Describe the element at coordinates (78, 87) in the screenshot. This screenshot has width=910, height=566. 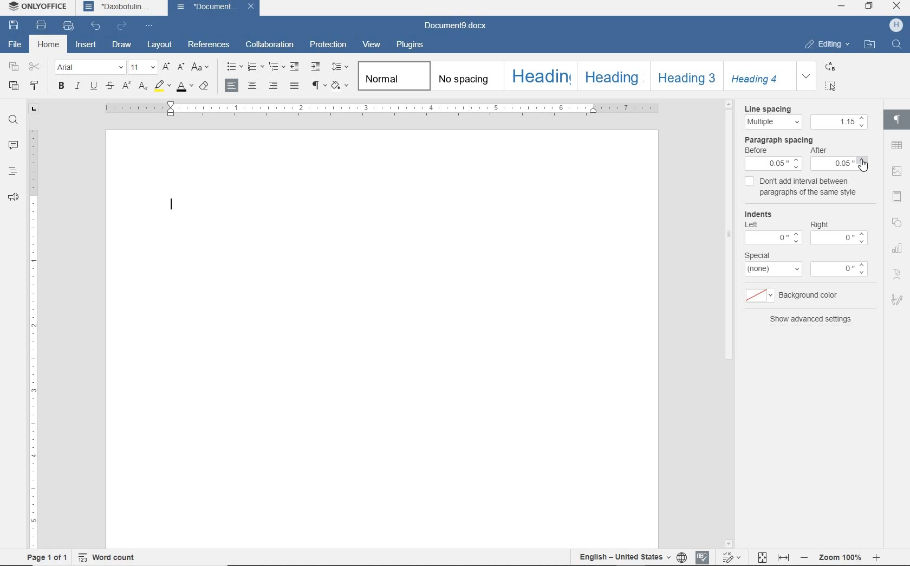
I see `italic` at that location.